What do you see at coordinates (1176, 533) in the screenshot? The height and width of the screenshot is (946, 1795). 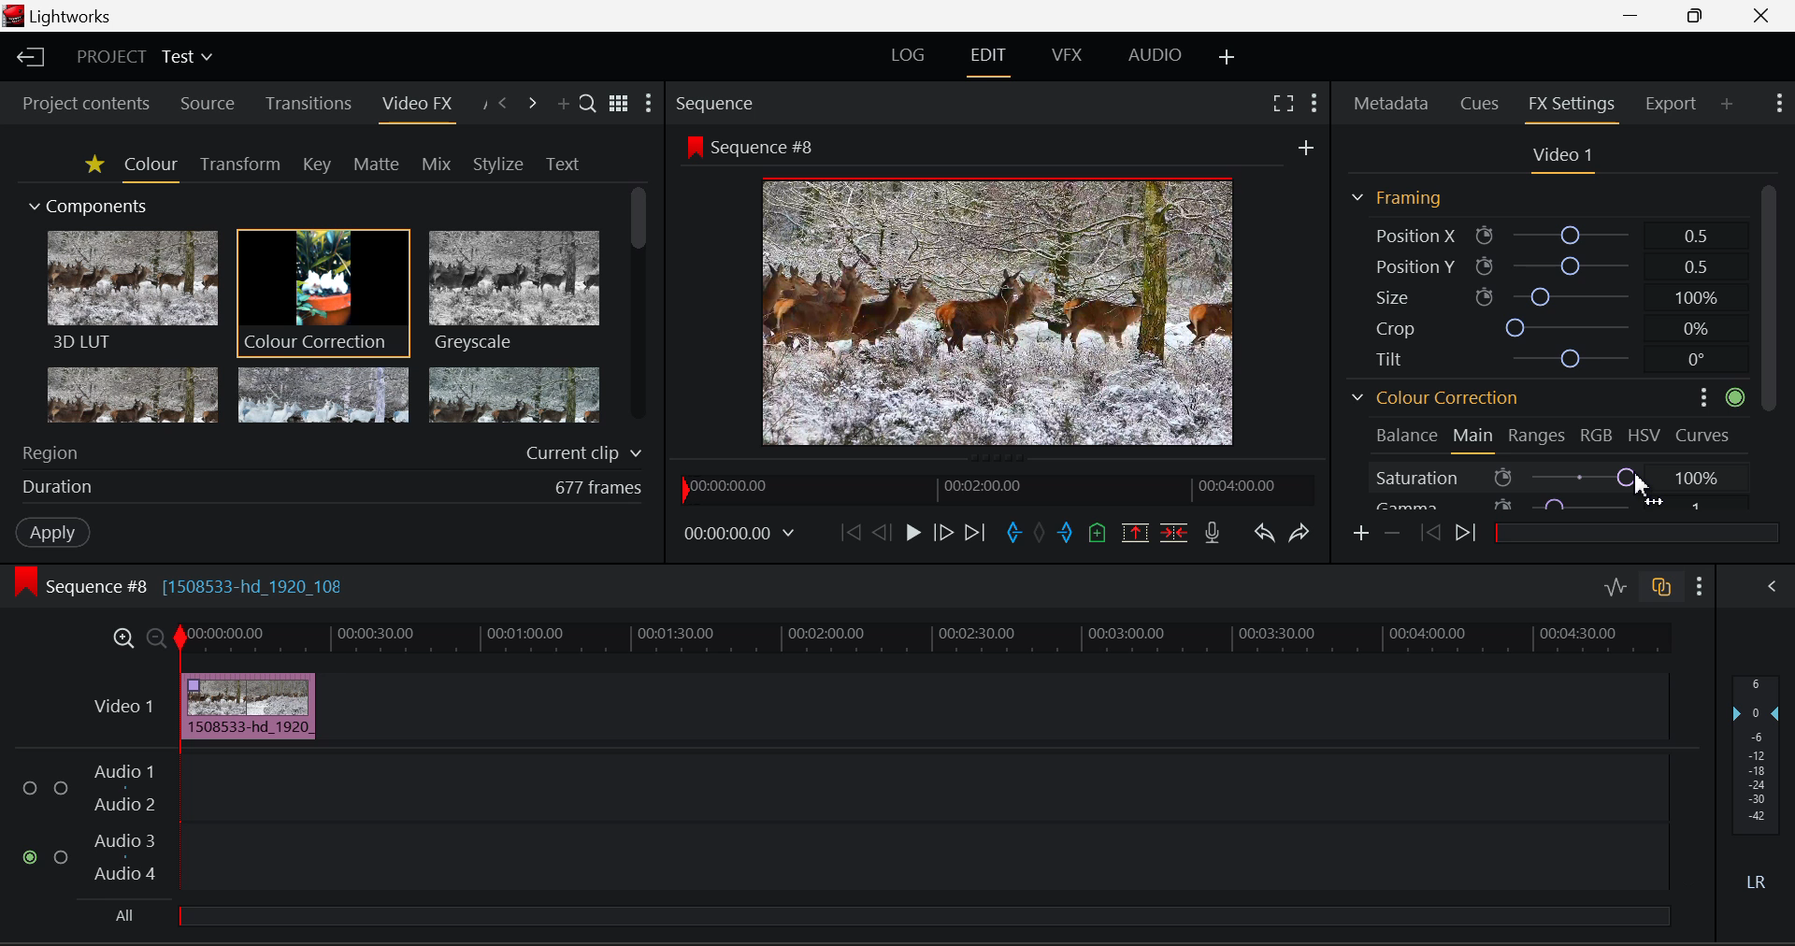 I see `Delete/Cut` at bounding box center [1176, 533].